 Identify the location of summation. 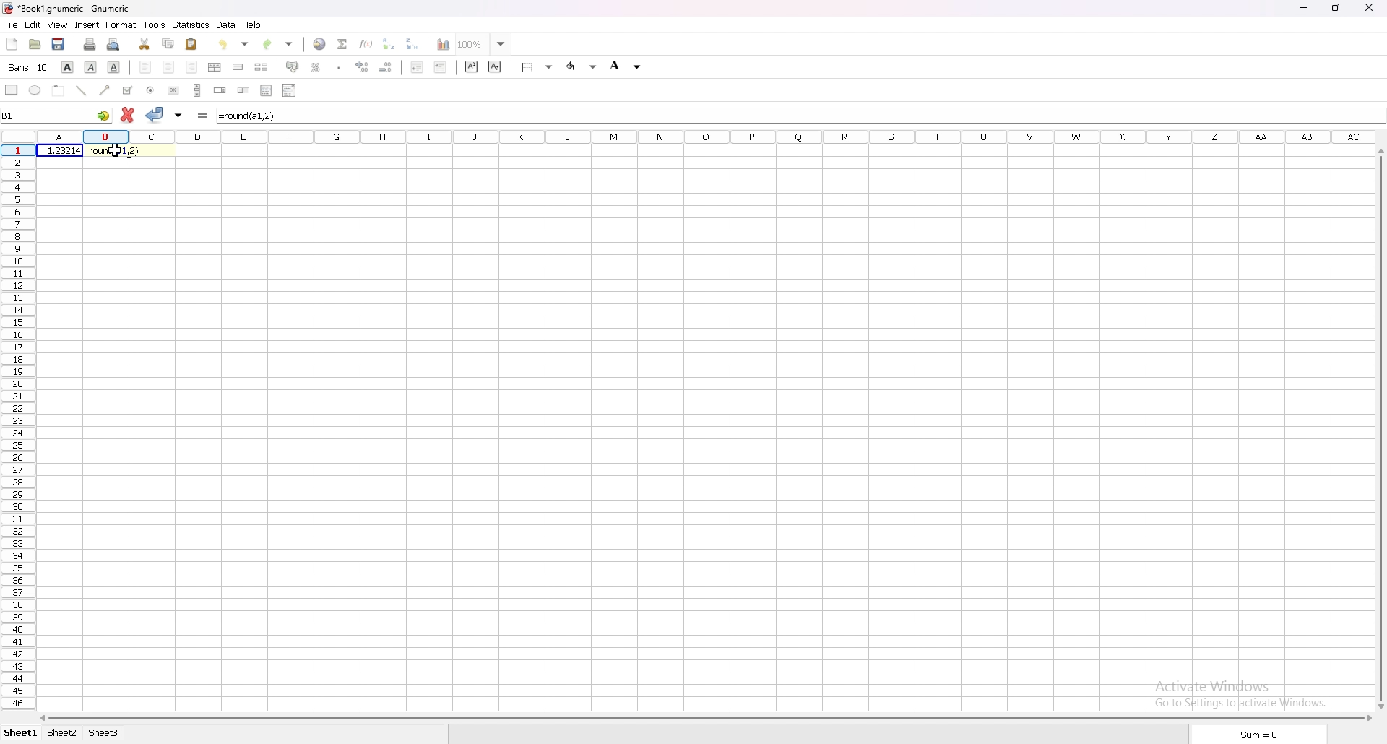
(342, 44).